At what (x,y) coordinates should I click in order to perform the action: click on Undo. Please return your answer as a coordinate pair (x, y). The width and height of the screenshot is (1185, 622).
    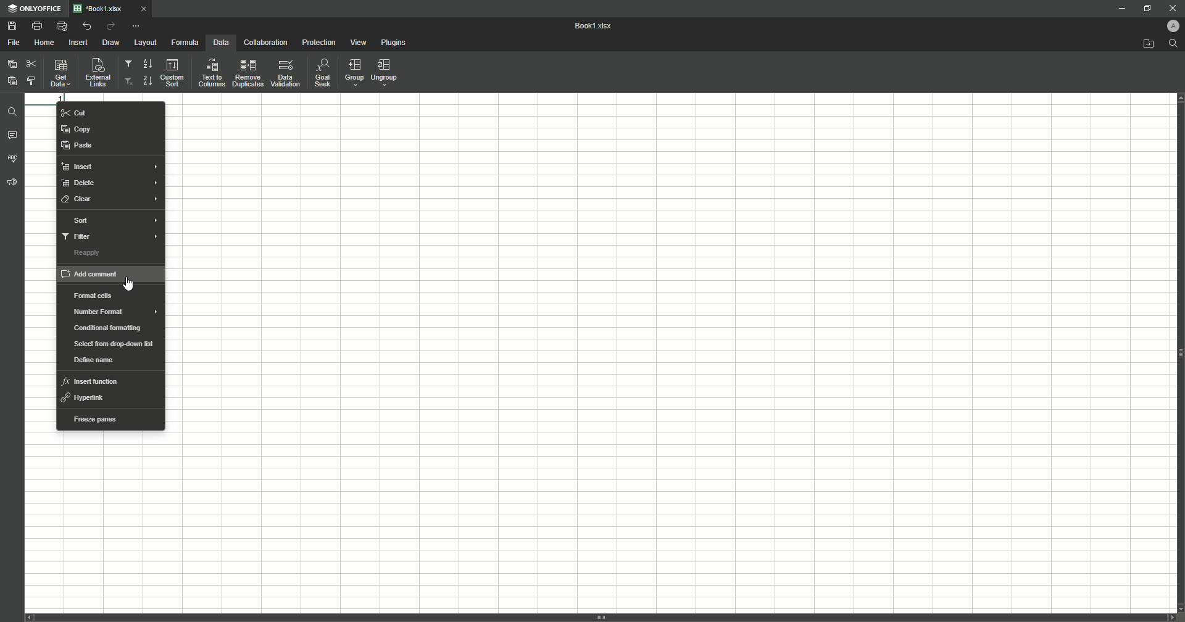
    Looking at the image, I should click on (86, 26).